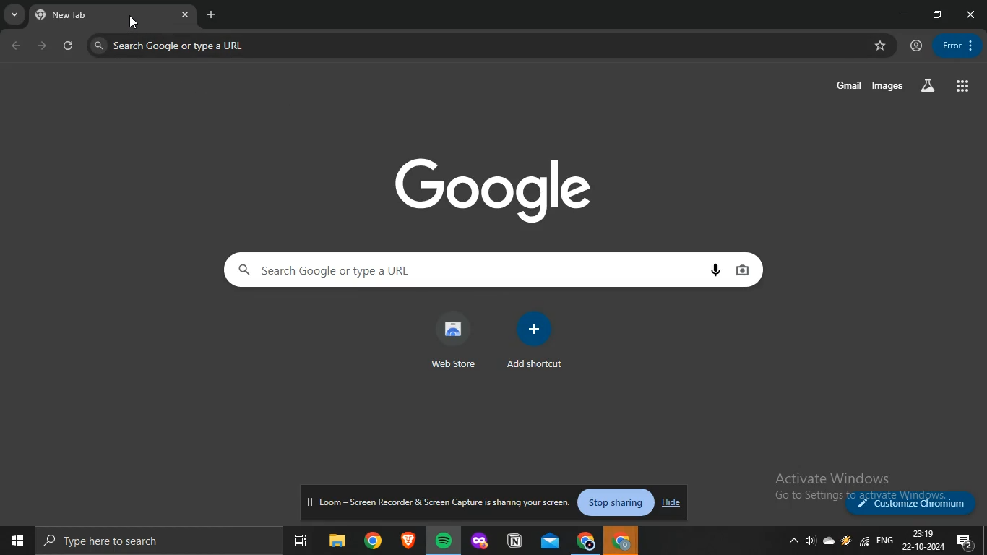 The width and height of the screenshot is (987, 555). I want to click on search tabs, so click(14, 15).